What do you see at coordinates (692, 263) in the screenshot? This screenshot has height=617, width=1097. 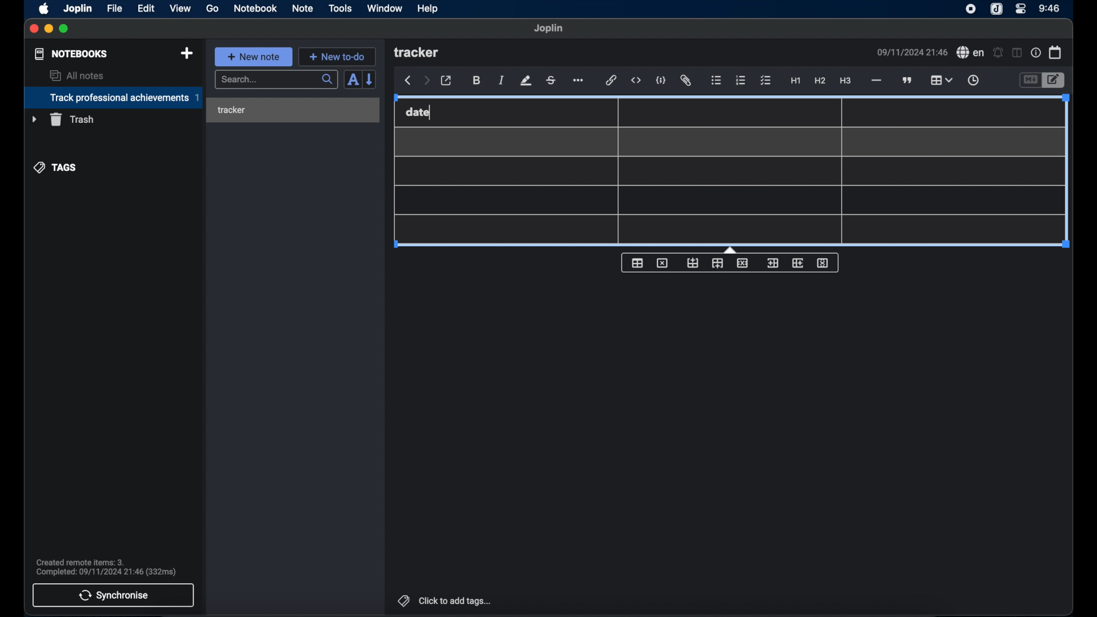 I see `insert row before` at bounding box center [692, 263].